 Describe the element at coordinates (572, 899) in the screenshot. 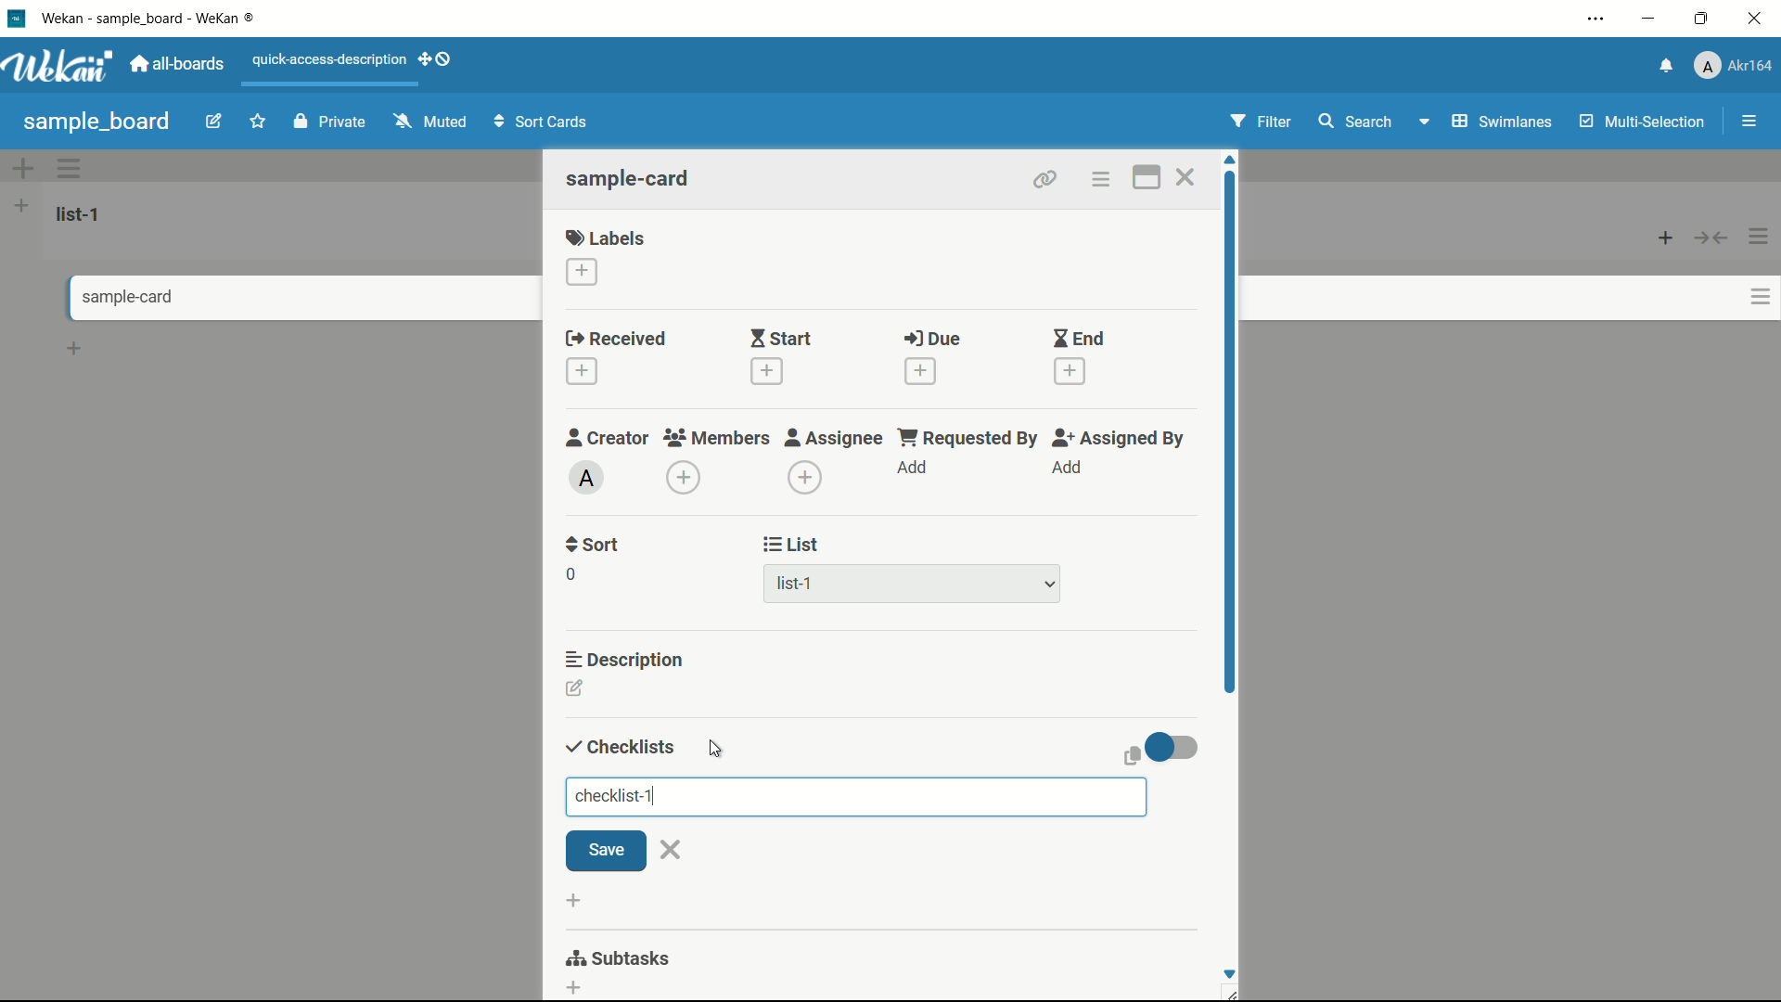

I see `add checklist` at that location.